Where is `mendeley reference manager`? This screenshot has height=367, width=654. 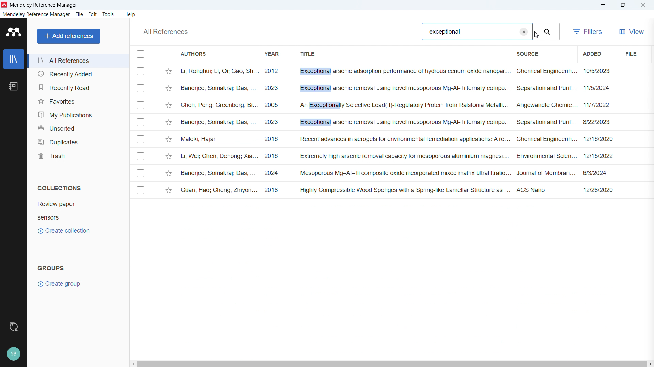
mendeley reference manager is located at coordinates (44, 5).